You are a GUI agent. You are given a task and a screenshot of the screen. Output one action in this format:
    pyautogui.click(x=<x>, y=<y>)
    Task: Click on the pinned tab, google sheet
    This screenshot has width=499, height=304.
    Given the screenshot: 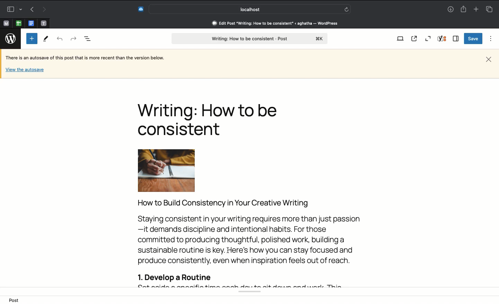 What is the action you would take?
    pyautogui.click(x=18, y=22)
    